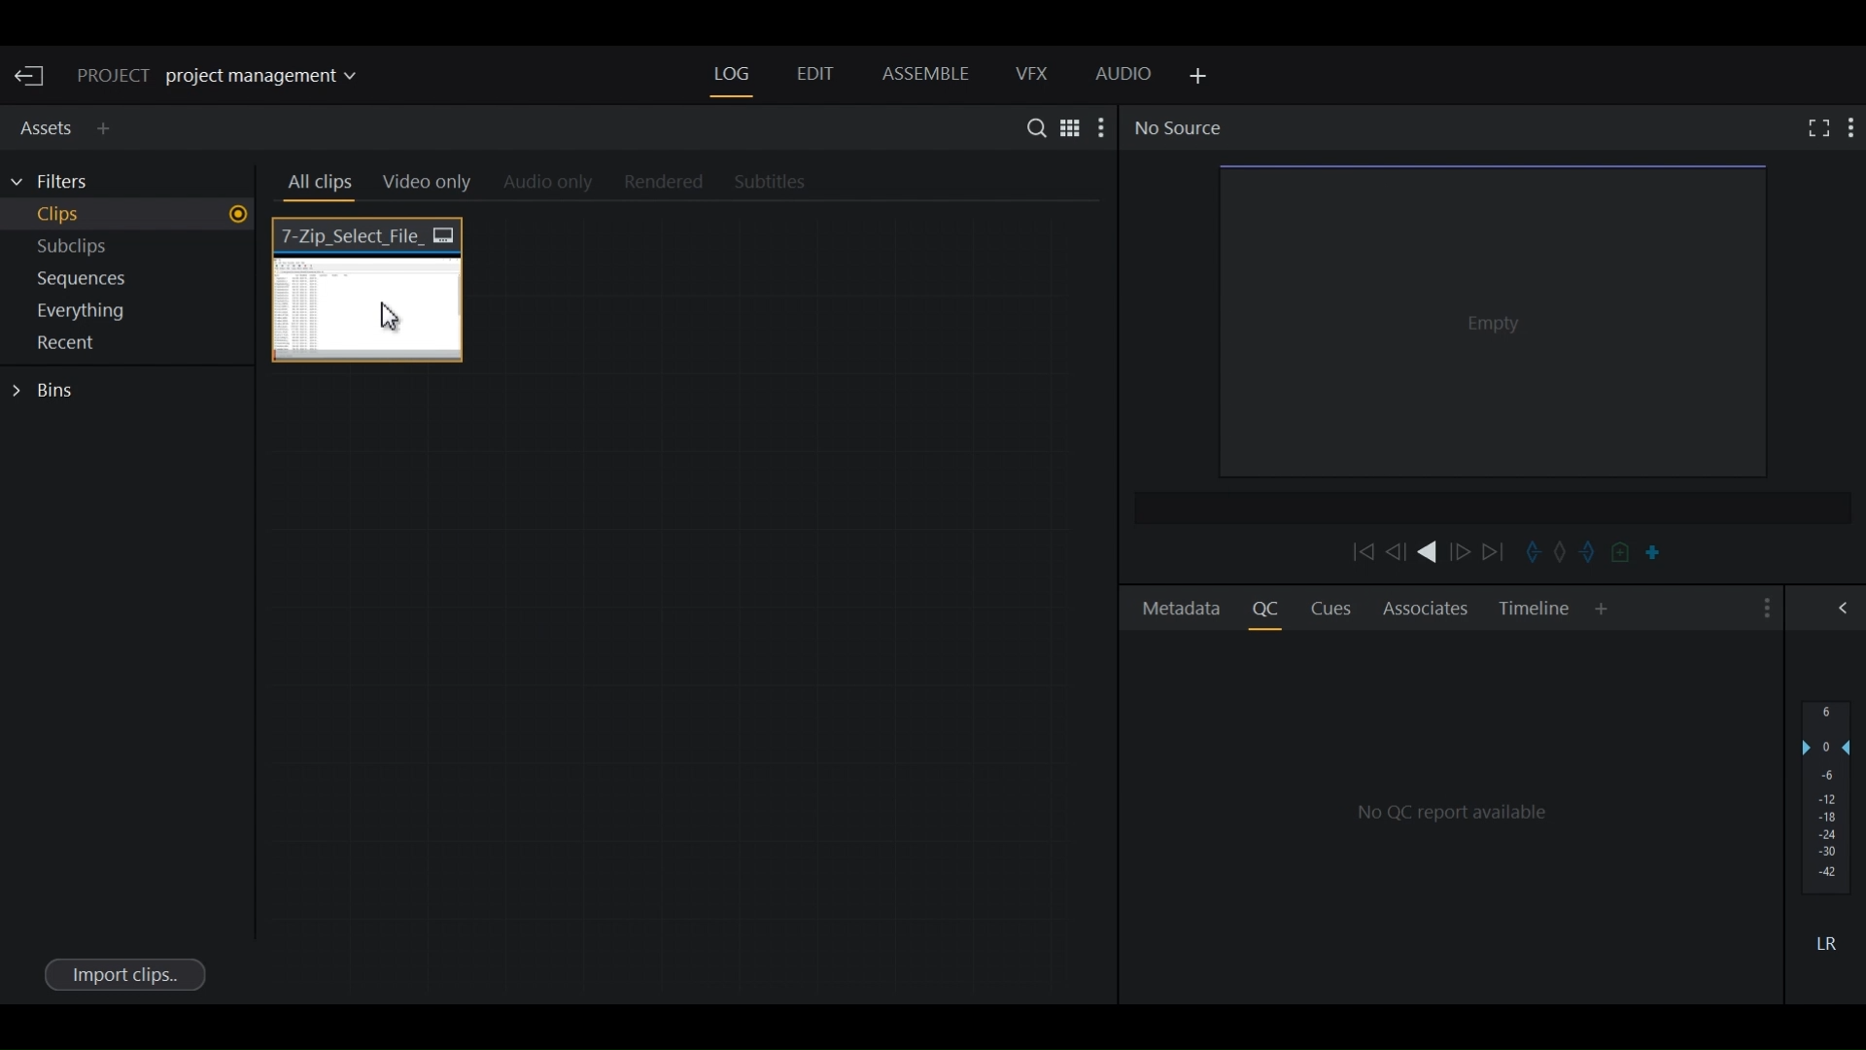  Describe the element at coordinates (1068, 126) in the screenshot. I see `Toggle between list and Tile View` at that location.